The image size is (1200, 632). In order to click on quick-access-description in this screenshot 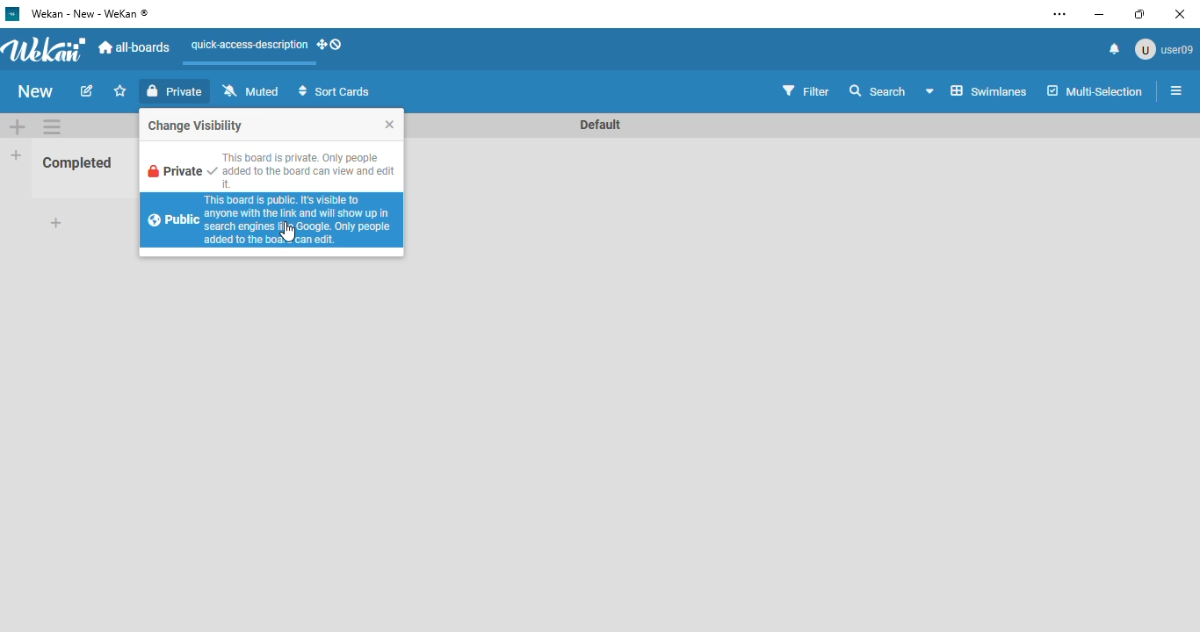, I will do `click(249, 45)`.